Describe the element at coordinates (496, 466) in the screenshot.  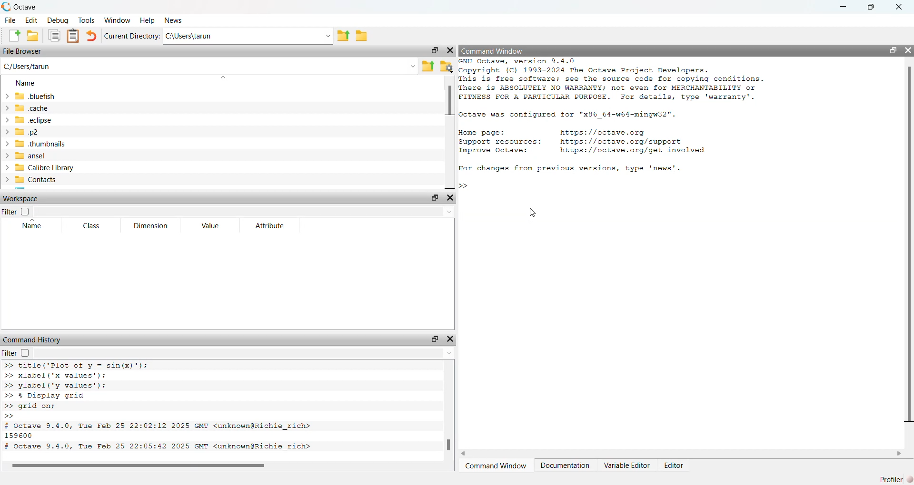
I see `Command Window` at that location.